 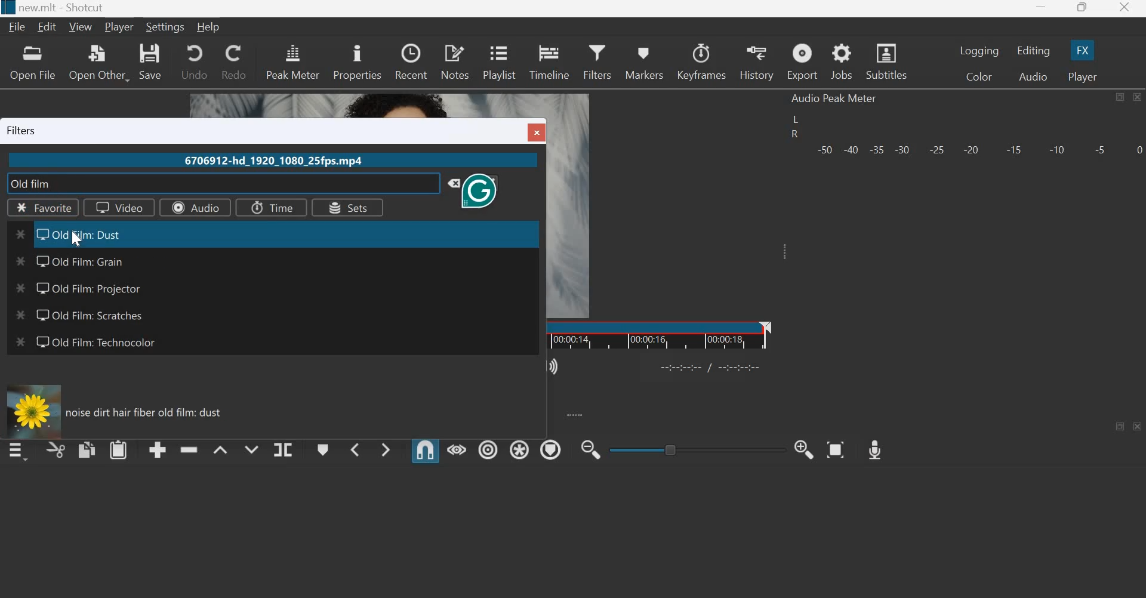 I want to click on Player, so click(x=119, y=27).